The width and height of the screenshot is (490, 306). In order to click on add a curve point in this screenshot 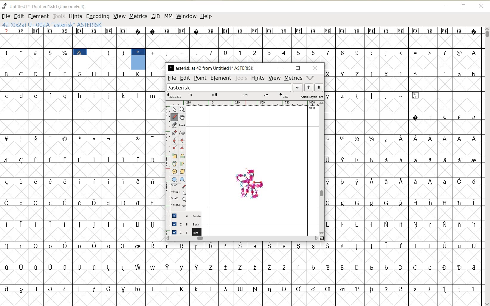, I will do `click(174, 140)`.